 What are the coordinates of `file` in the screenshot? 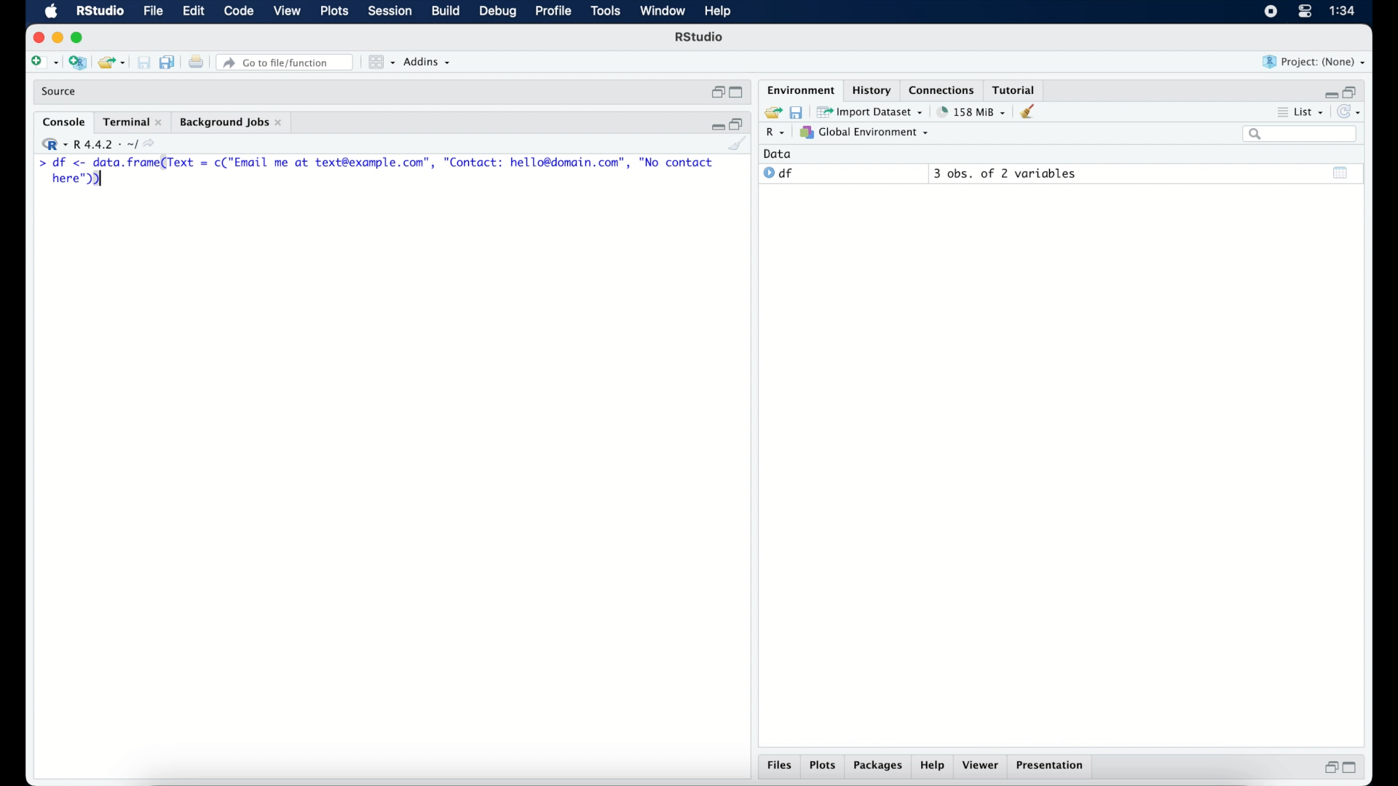 It's located at (154, 12).